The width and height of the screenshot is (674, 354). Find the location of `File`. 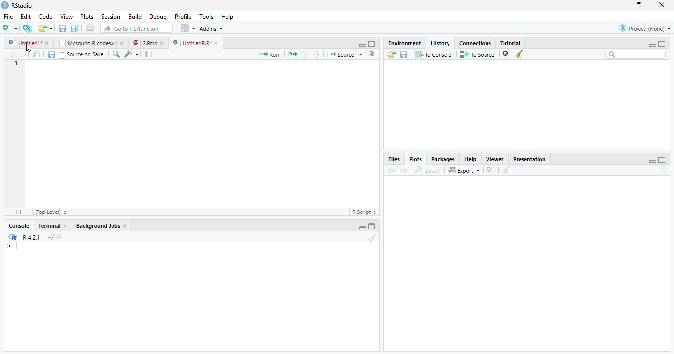

File is located at coordinates (7, 15).